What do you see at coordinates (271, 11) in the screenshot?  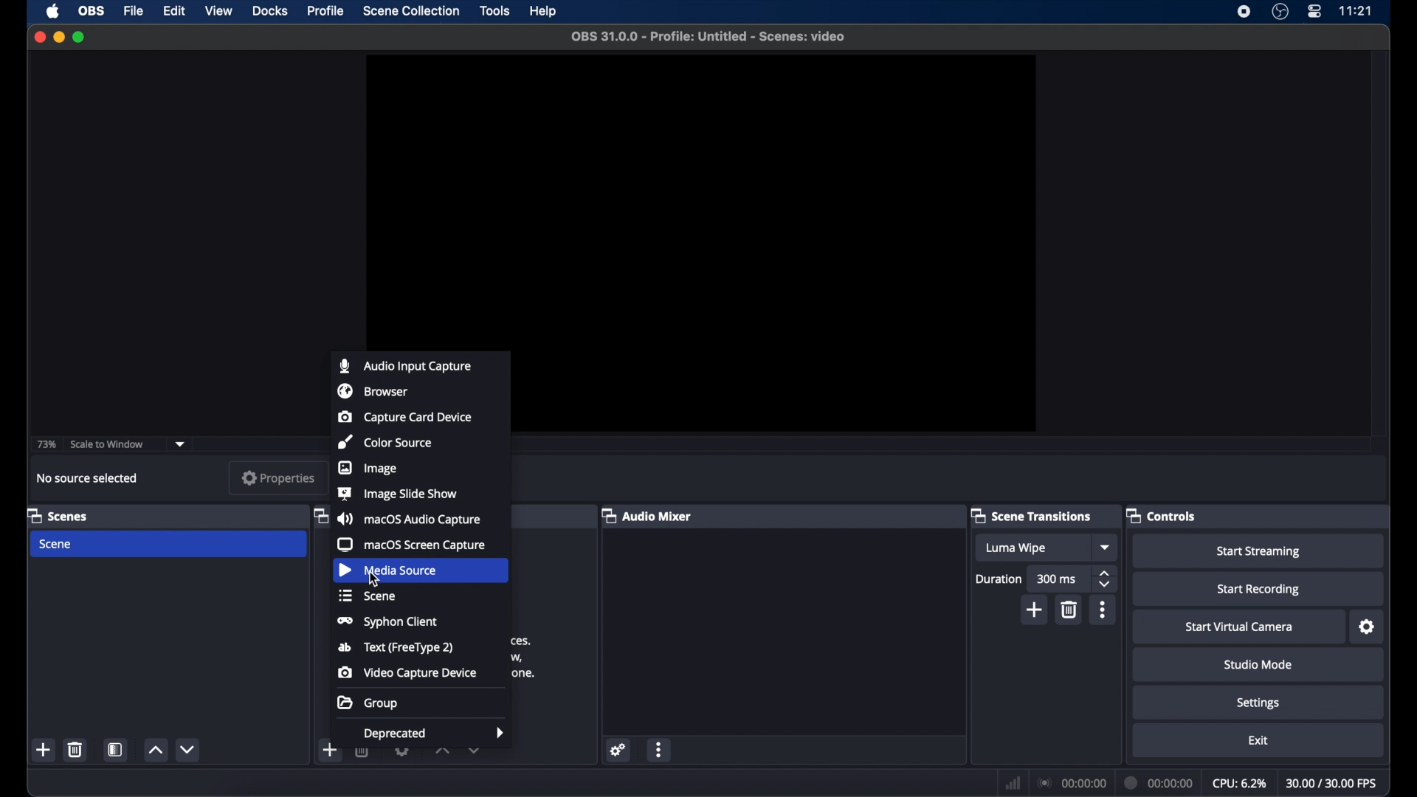 I see `docks` at bounding box center [271, 11].